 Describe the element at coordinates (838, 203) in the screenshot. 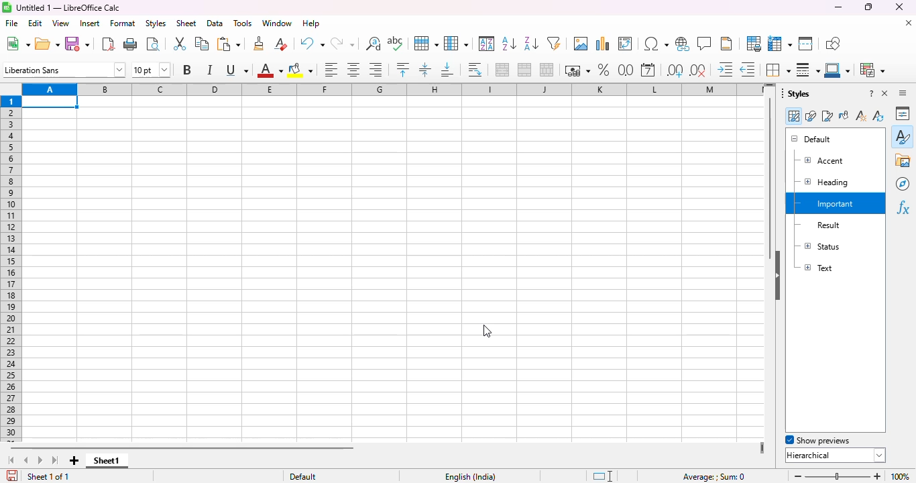

I see `Custom cell style "Important" created` at that location.